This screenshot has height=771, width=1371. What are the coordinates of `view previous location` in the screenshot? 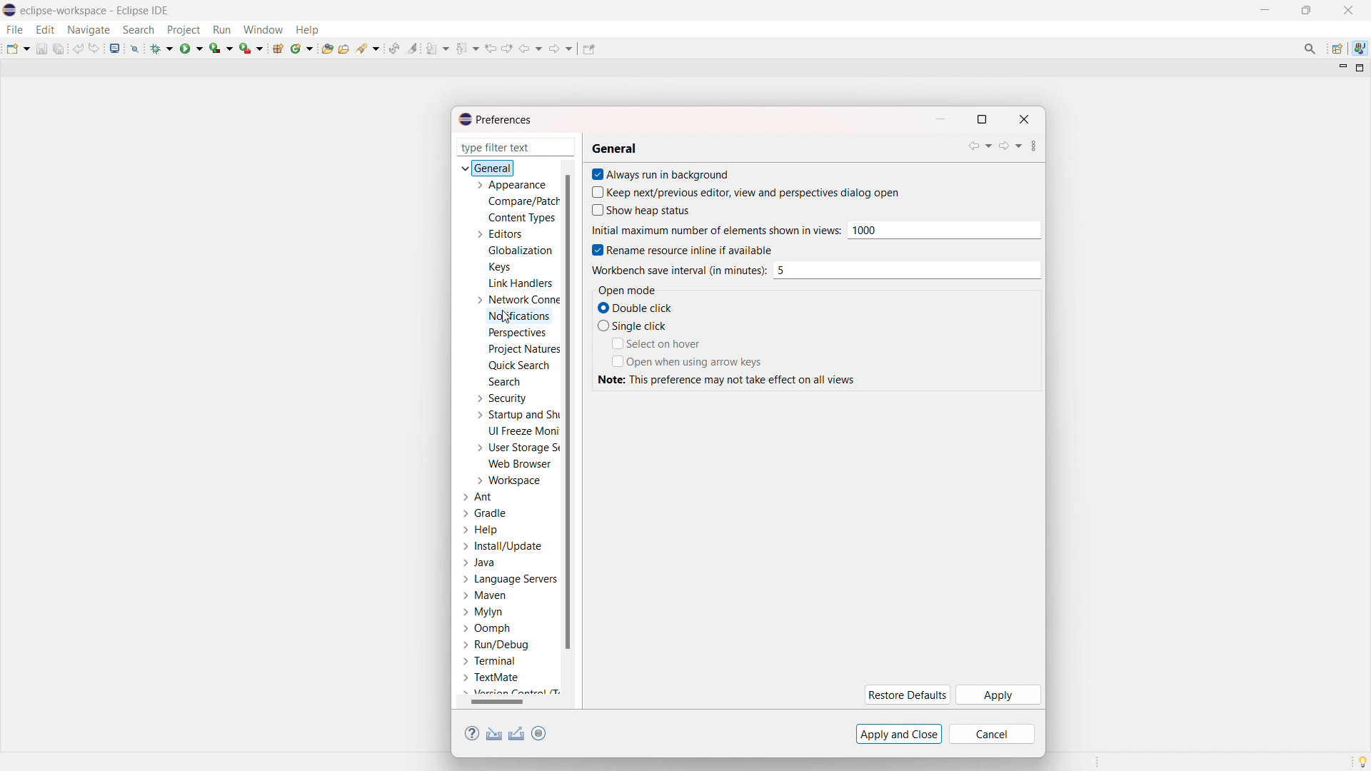 It's located at (491, 48).